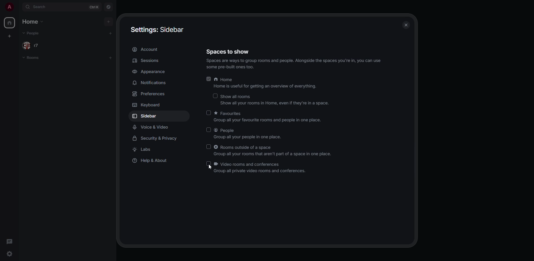  I want to click on * Favourites
Group all your favourite rooms and people in one place., so click(269, 117).